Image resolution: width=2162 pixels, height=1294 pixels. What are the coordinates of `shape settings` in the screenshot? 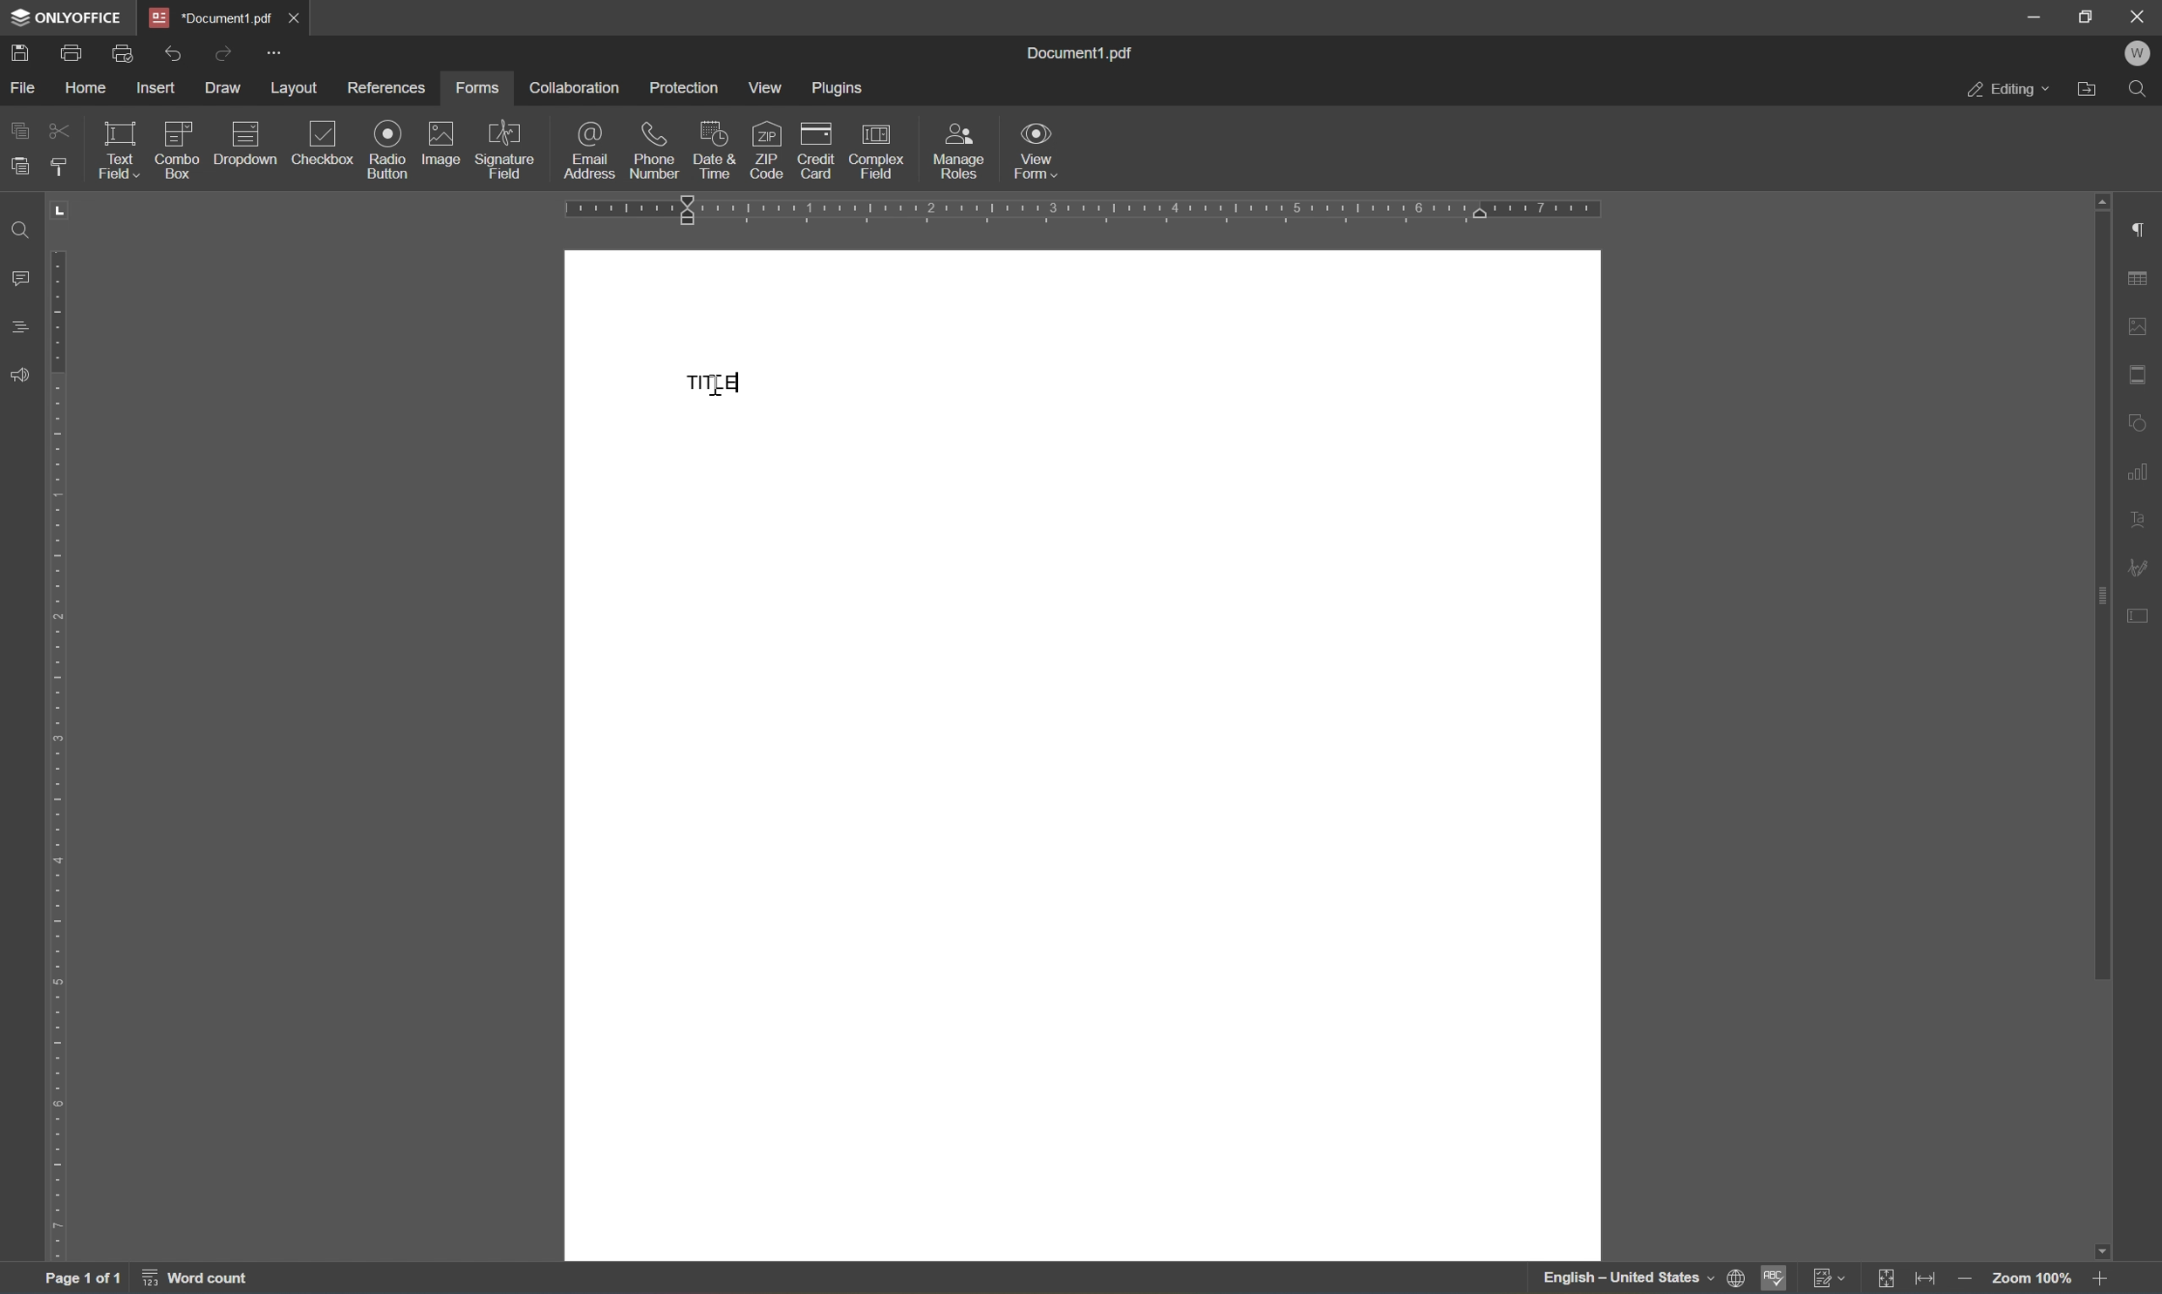 It's located at (2142, 421).